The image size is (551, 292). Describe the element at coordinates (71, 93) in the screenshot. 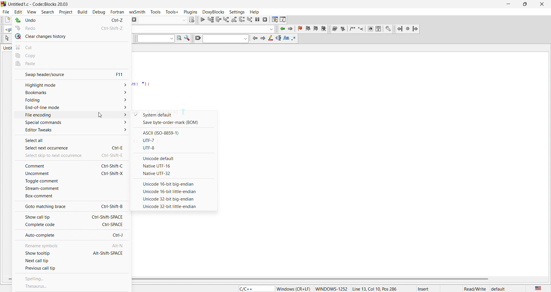

I see `bookmarks` at that location.